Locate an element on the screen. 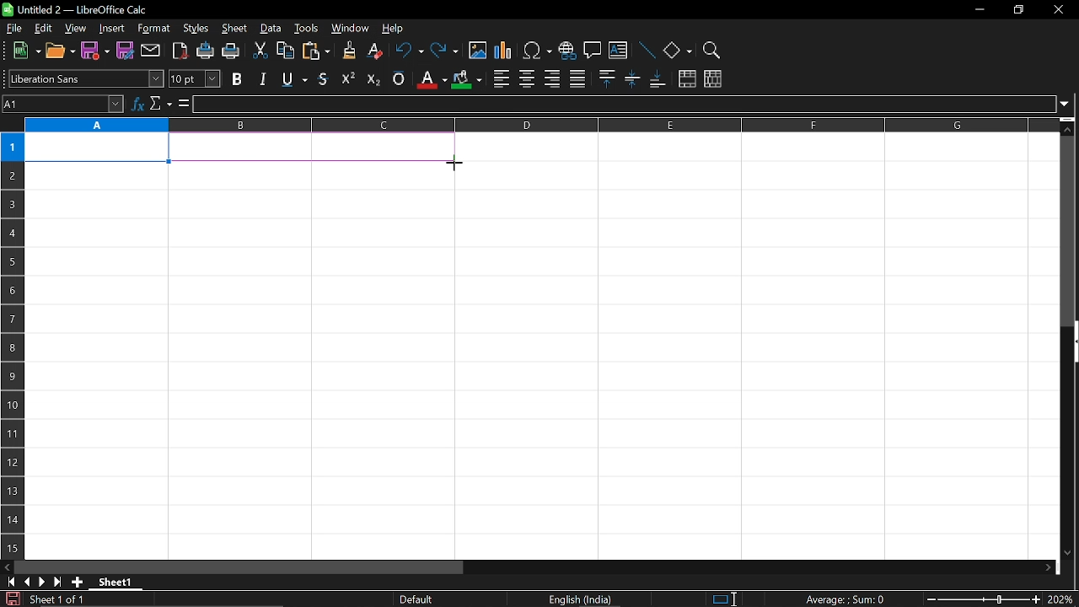  move left is located at coordinates (7, 567).